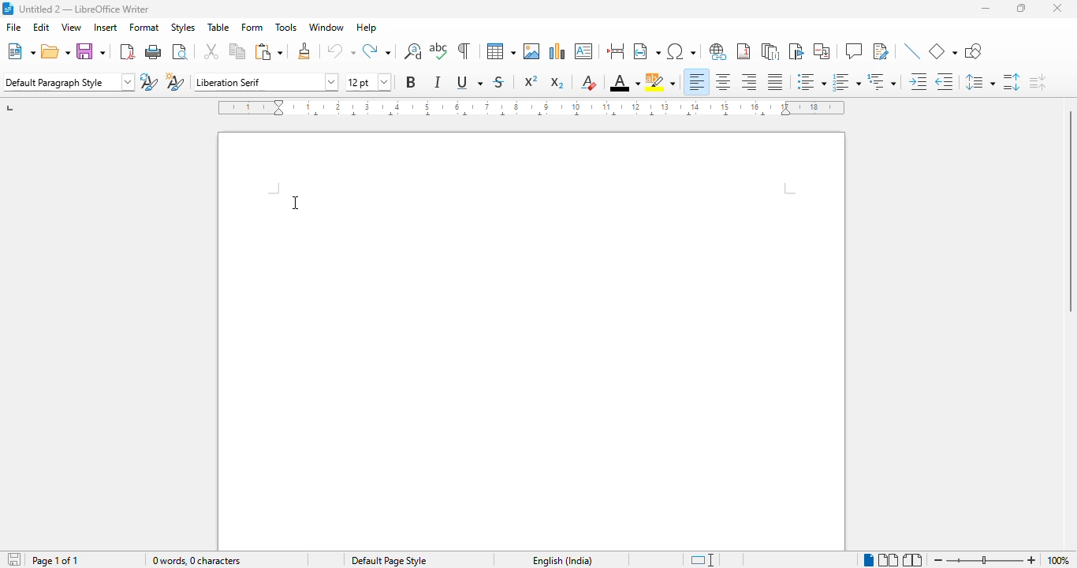 This screenshot has width=1077, height=568. I want to click on underline, so click(469, 82).